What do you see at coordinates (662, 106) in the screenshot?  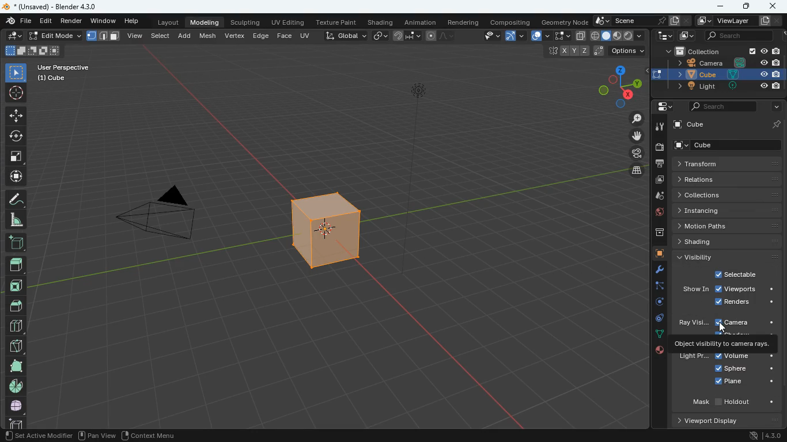 I see `settings` at bounding box center [662, 106].